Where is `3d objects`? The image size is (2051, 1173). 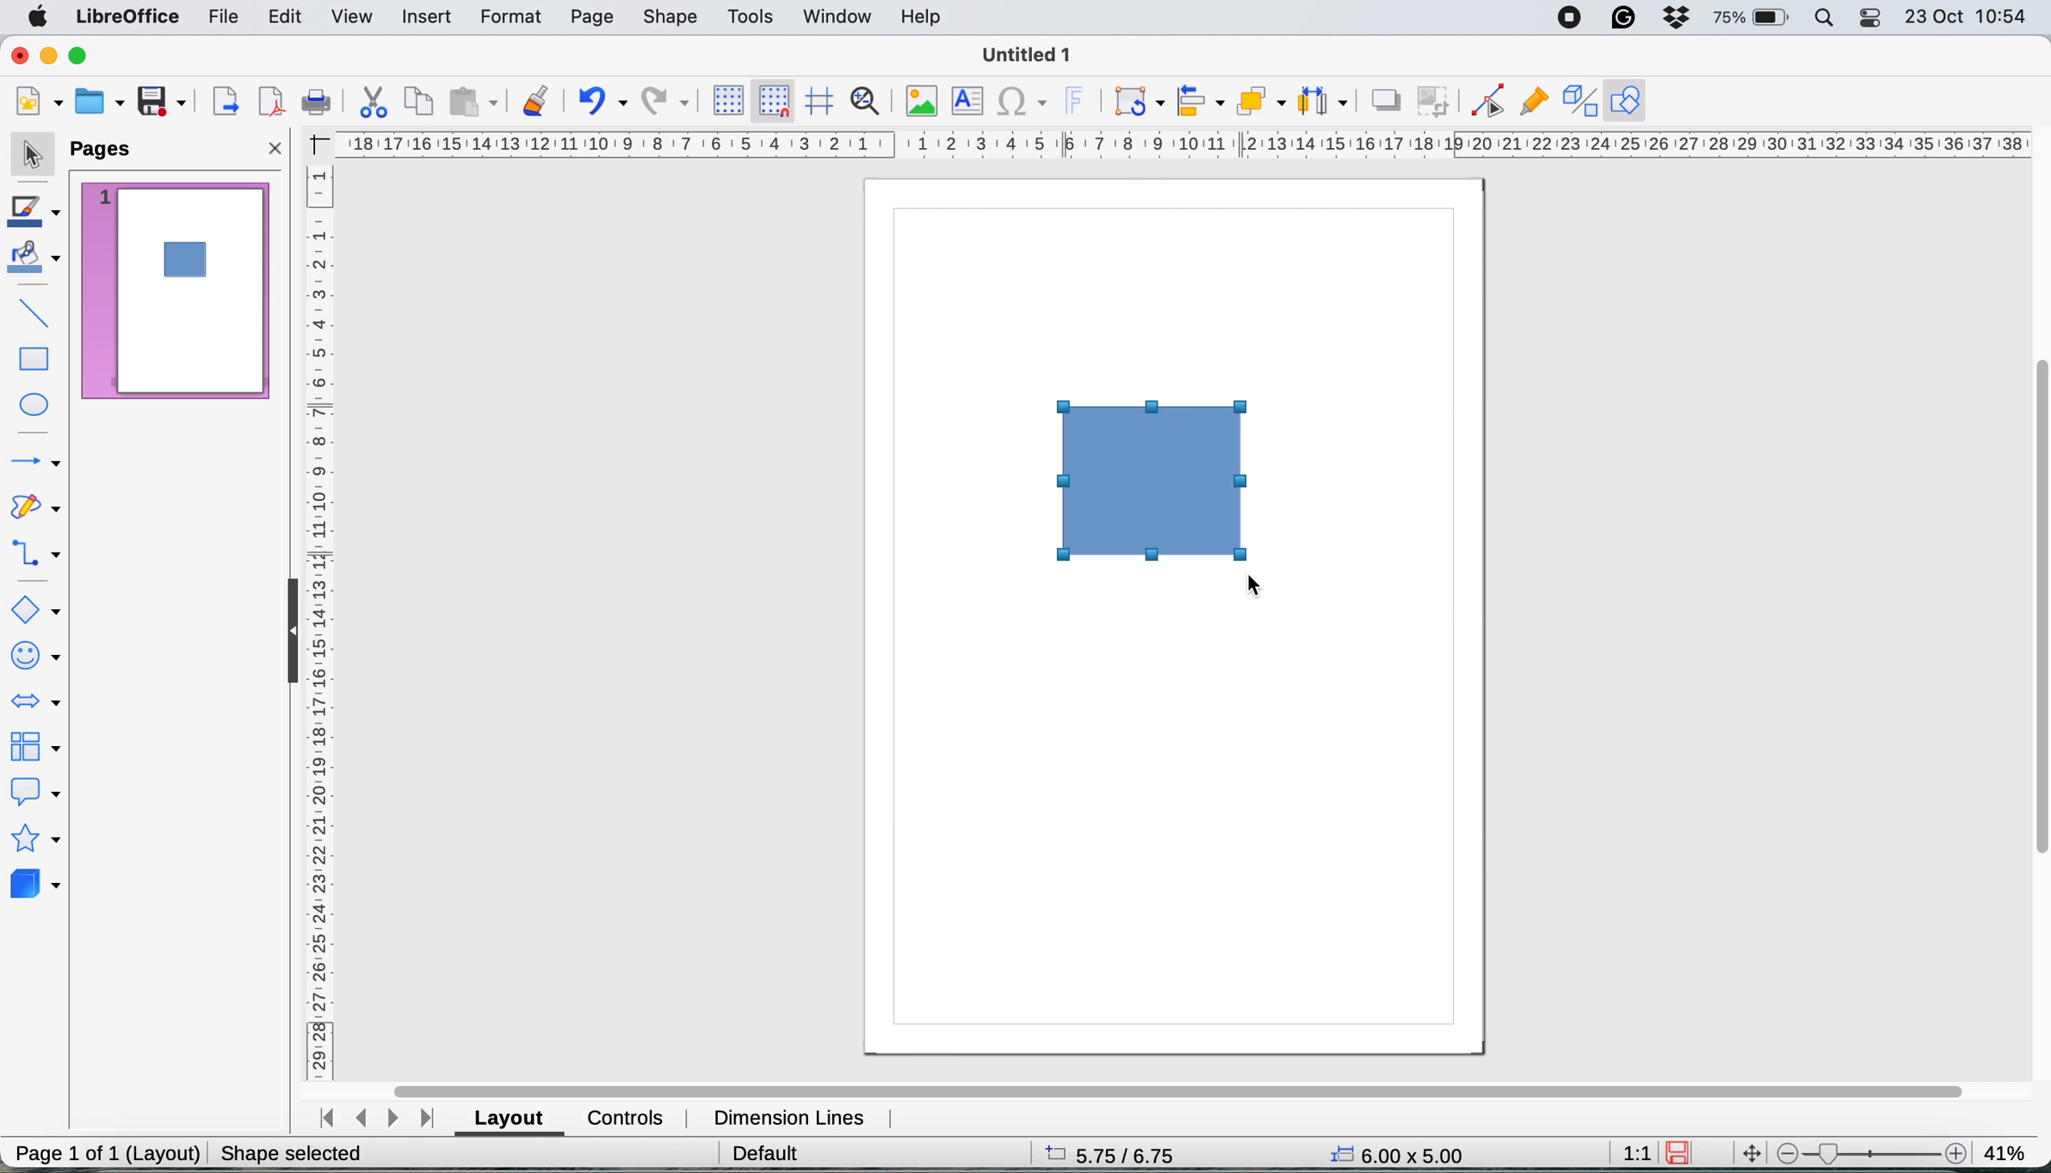 3d objects is located at coordinates (36, 887).